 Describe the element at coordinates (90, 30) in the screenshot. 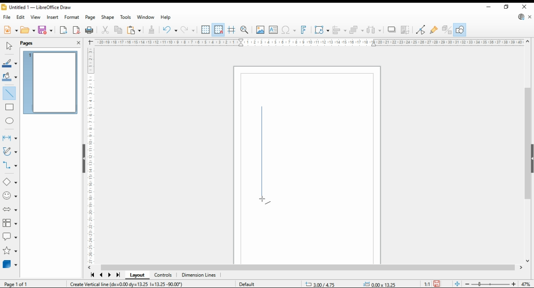

I see `print` at that location.